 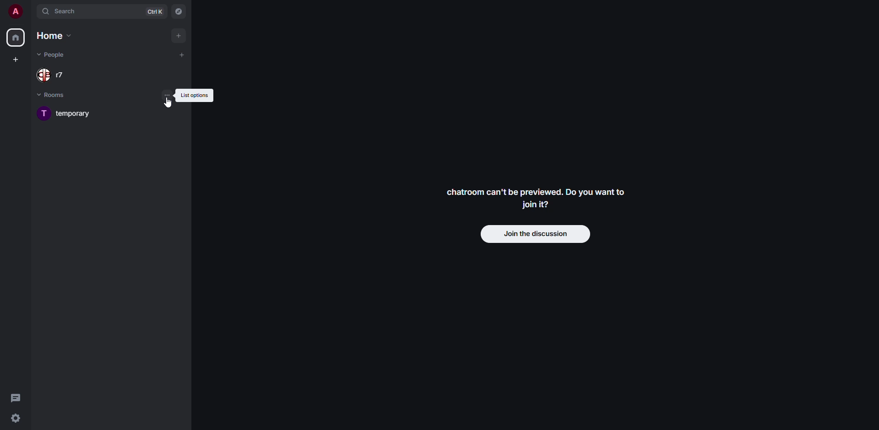 What do you see at coordinates (196, 96) in the screenshot?
I see `list options` at bounding box center [196, 96].